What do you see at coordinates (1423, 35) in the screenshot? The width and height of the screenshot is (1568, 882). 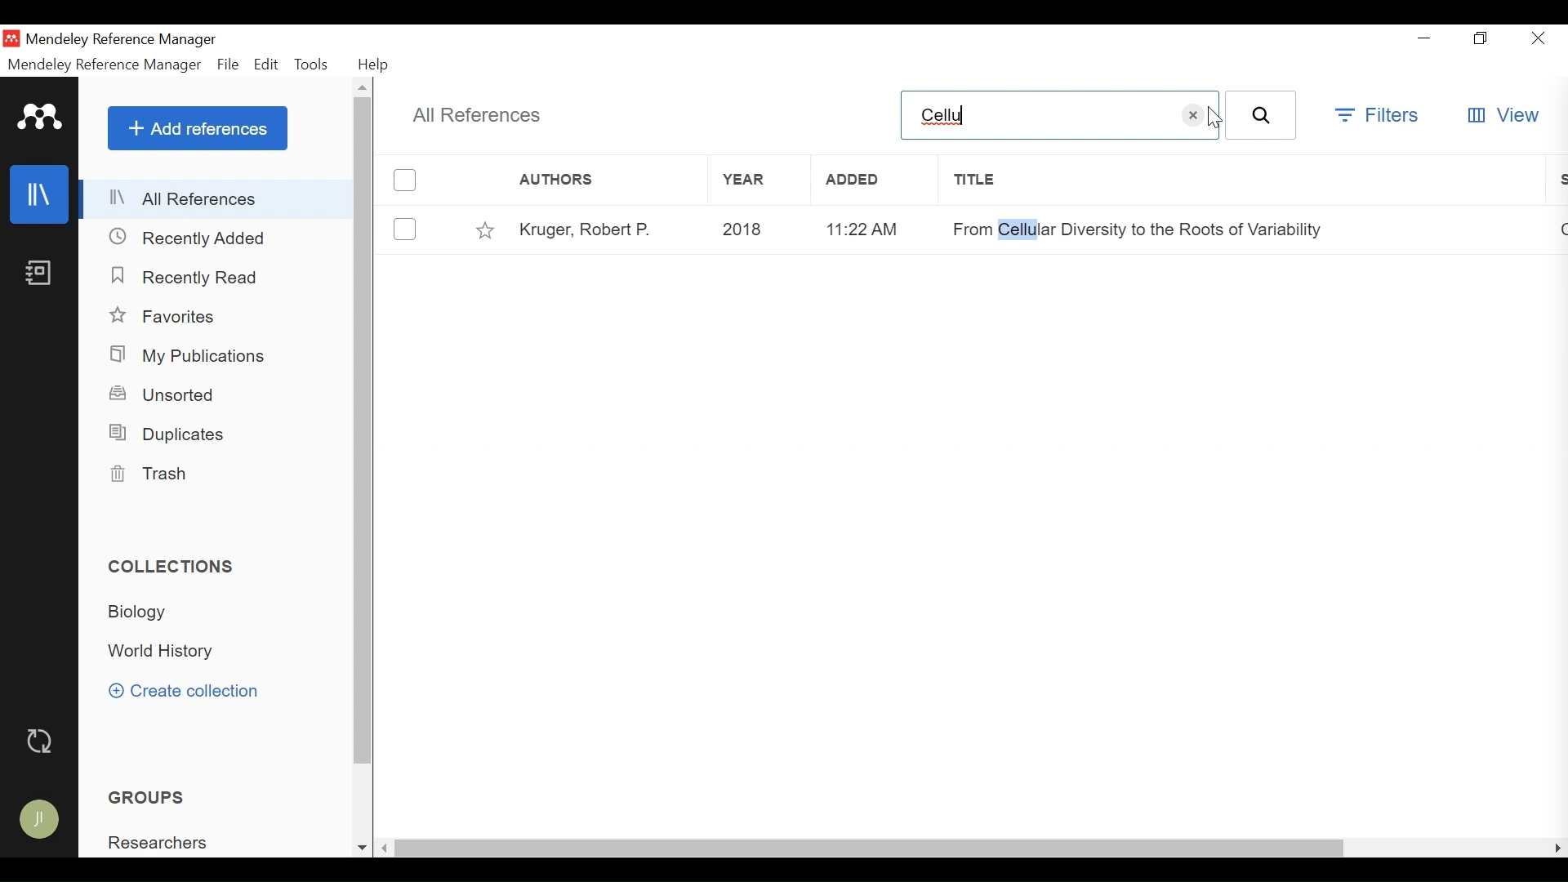 I see `minimize` at bounding box center [1423, 35].